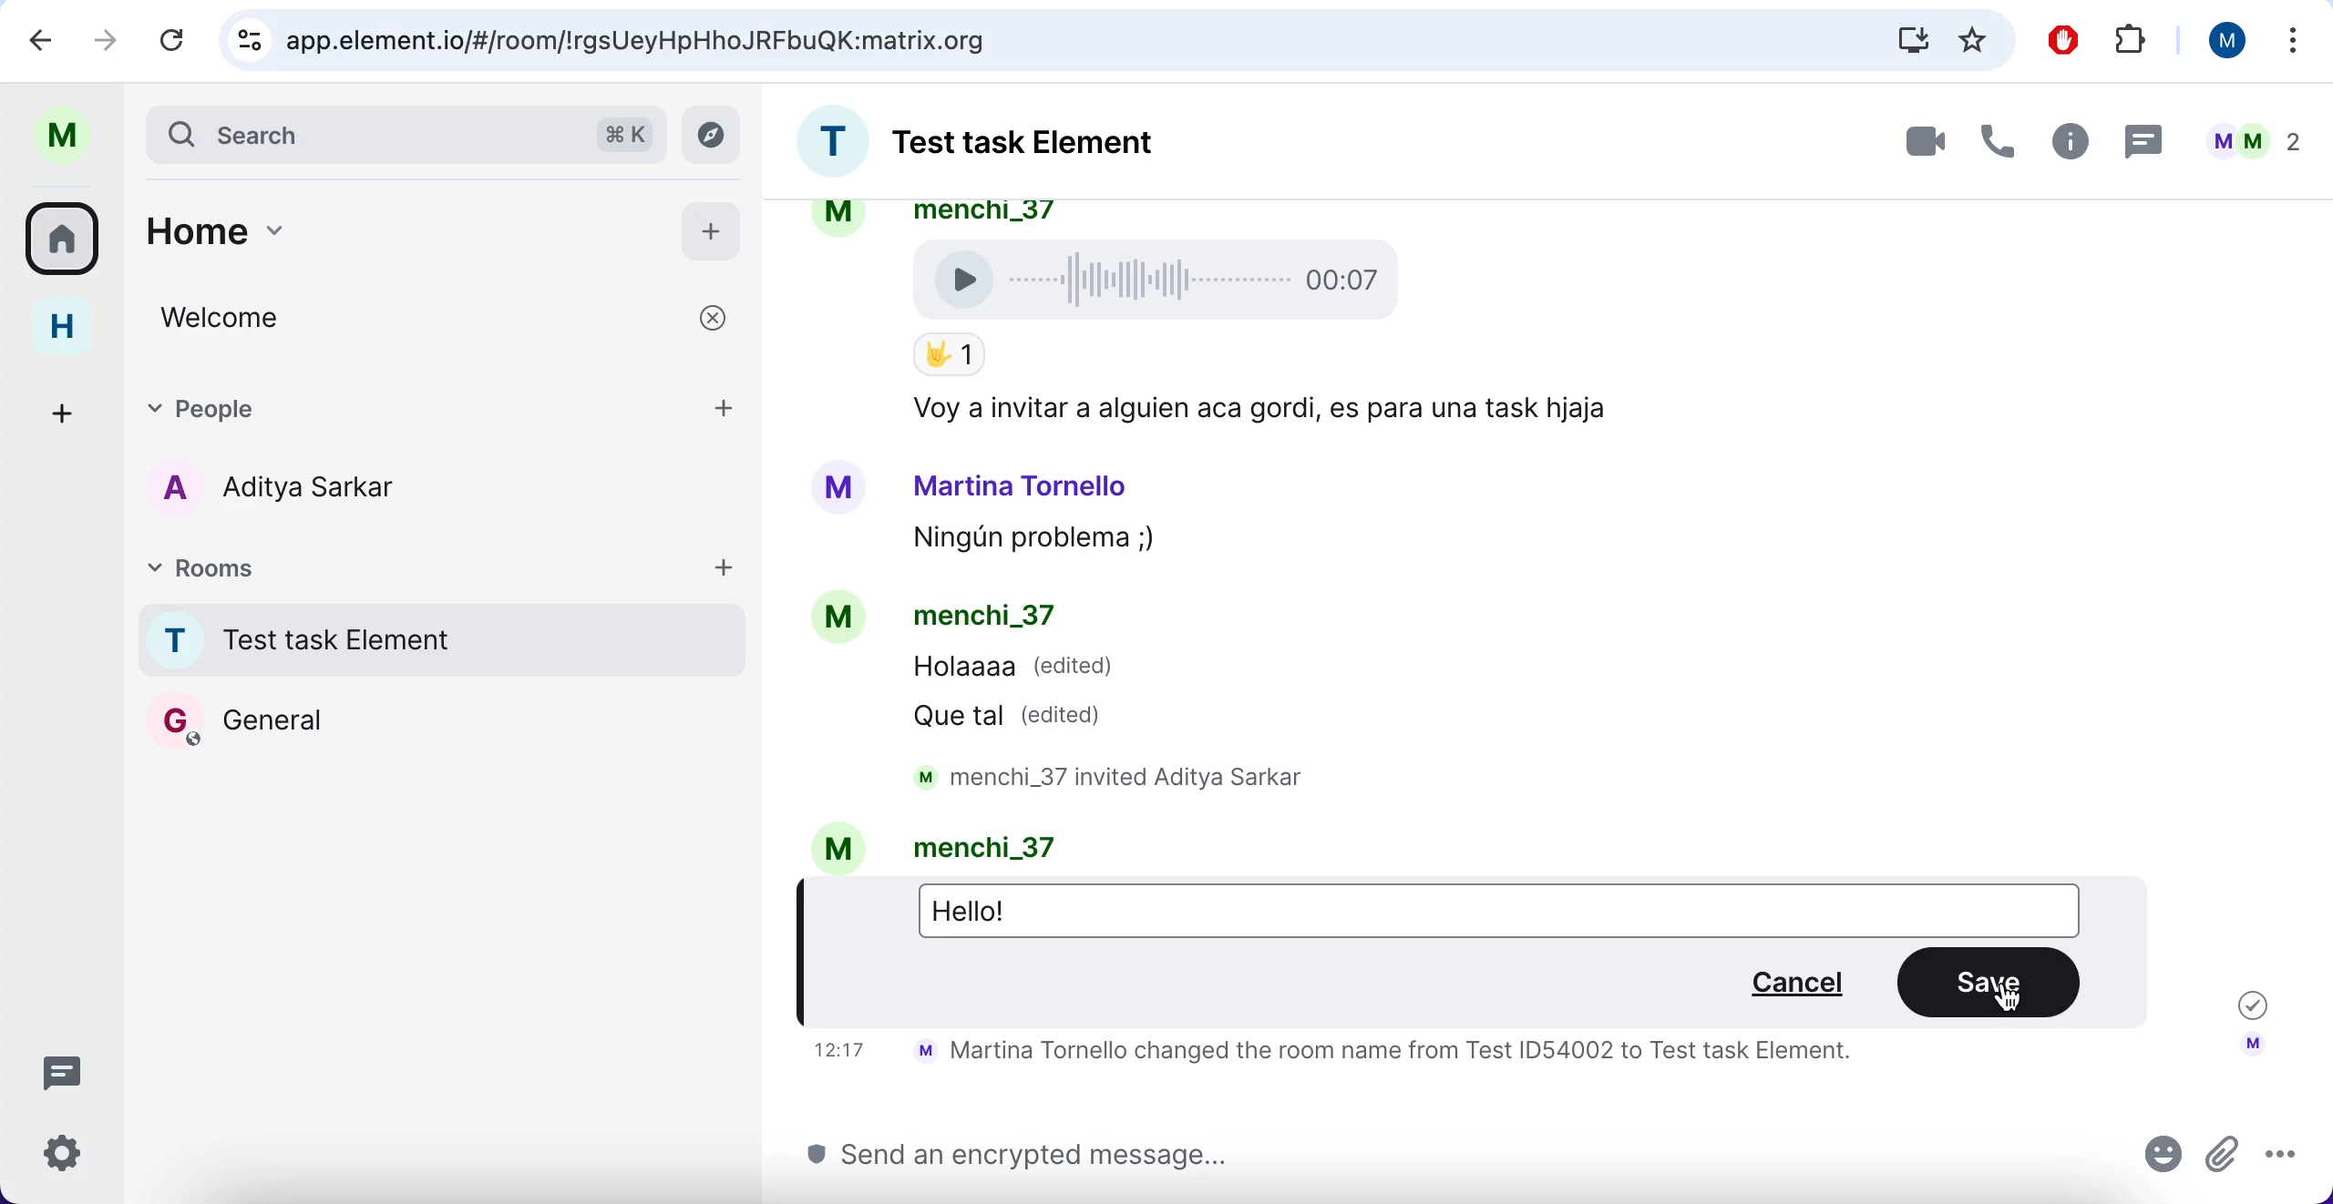 This screenshot has height=1204, width=2333. What do you see at coordinates (1013, 147) in the screenshot?
I see `room chat` at bounding box center [1013, 147].